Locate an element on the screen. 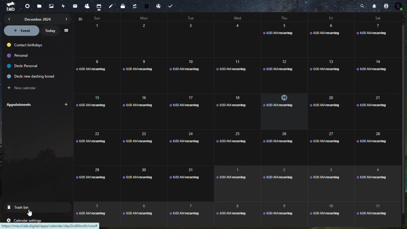 The image size is (407, 229). 11 is located at coordinates (236, 76).